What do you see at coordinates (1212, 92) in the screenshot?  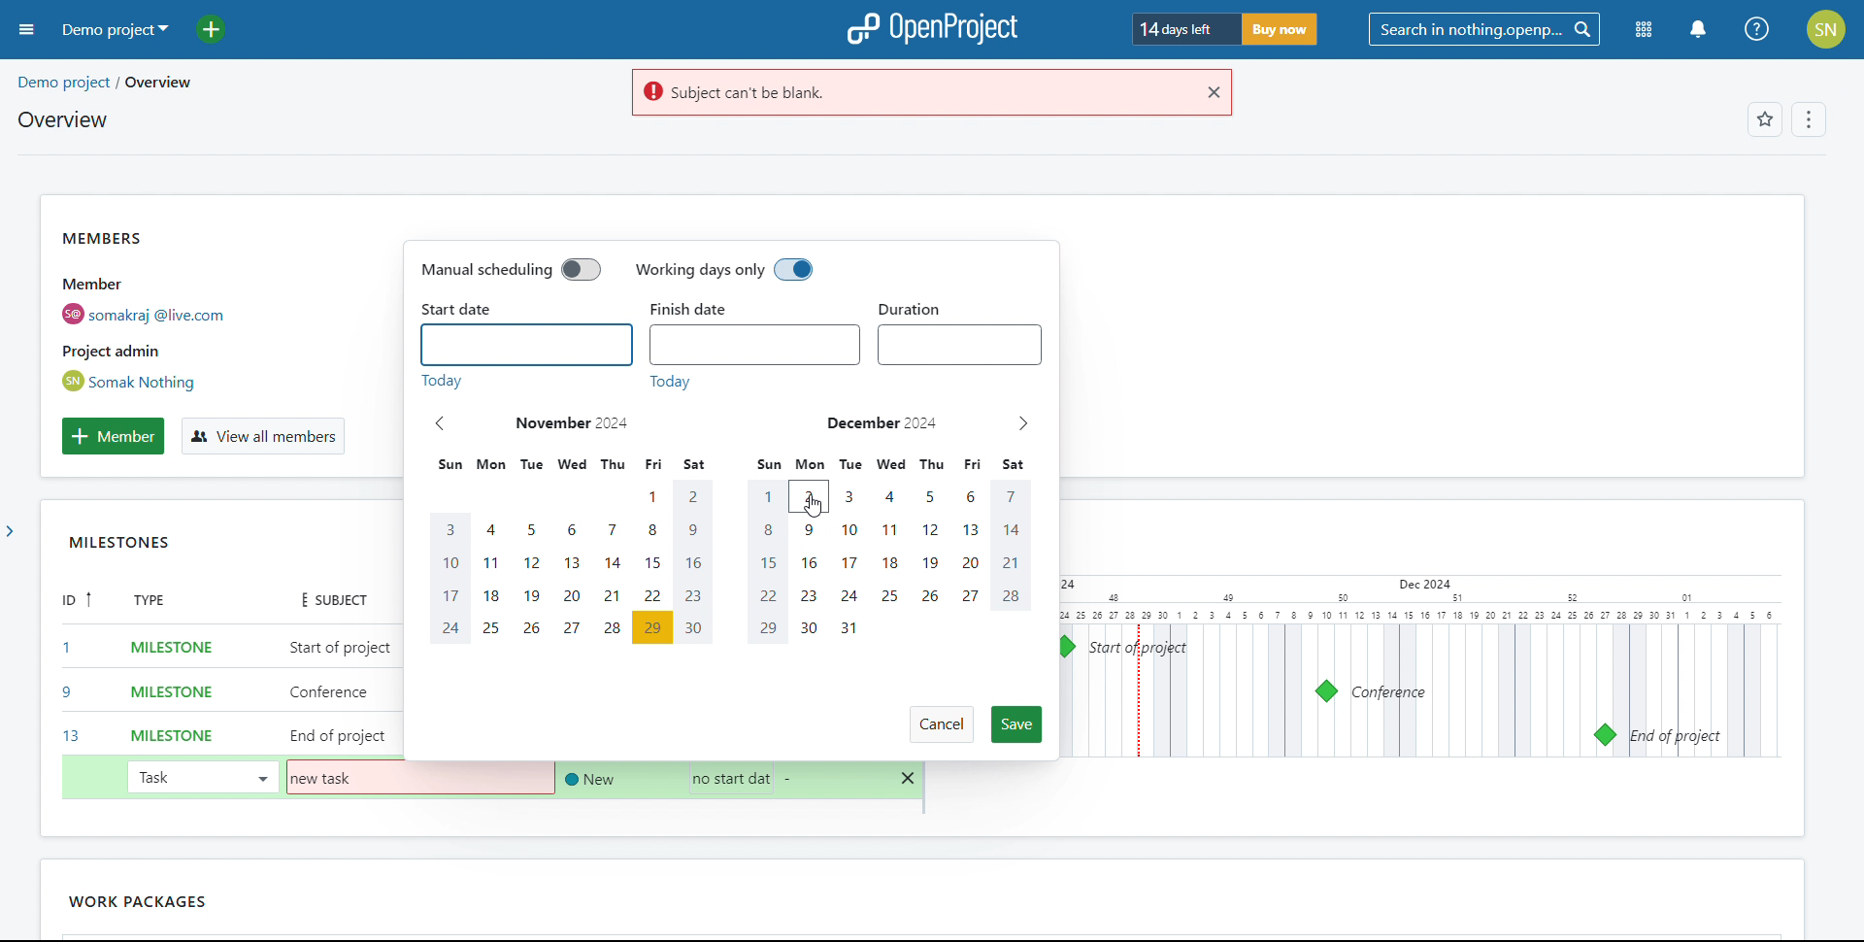 I see `close warning` at bounding box center [1212, 92].